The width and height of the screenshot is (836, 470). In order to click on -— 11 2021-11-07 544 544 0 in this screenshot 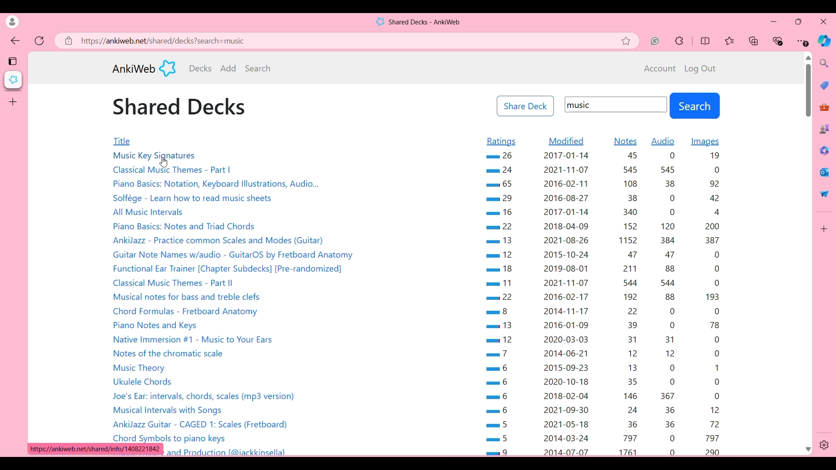, I will do `click(602, 283)`.